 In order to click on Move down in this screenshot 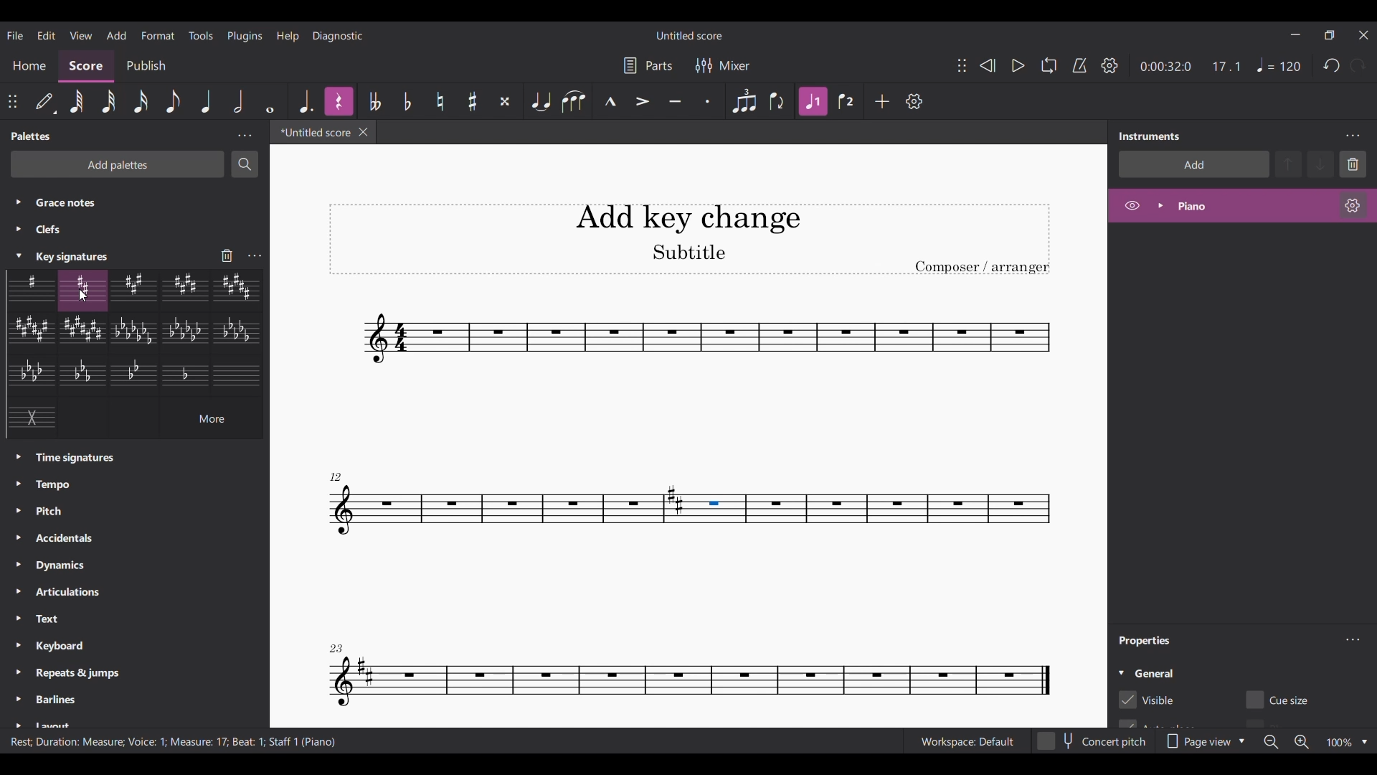, I will do `click(1322, 164)`.